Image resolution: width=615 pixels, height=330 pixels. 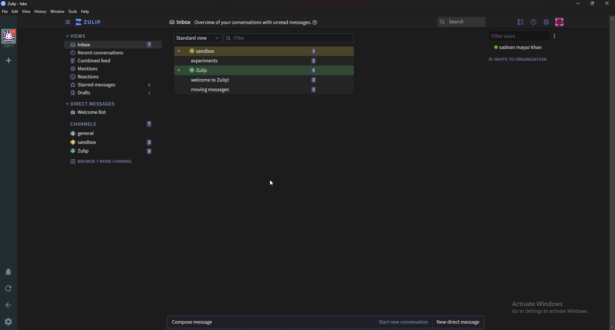 I want to click on Starred messages, so click(x=112, y=84).